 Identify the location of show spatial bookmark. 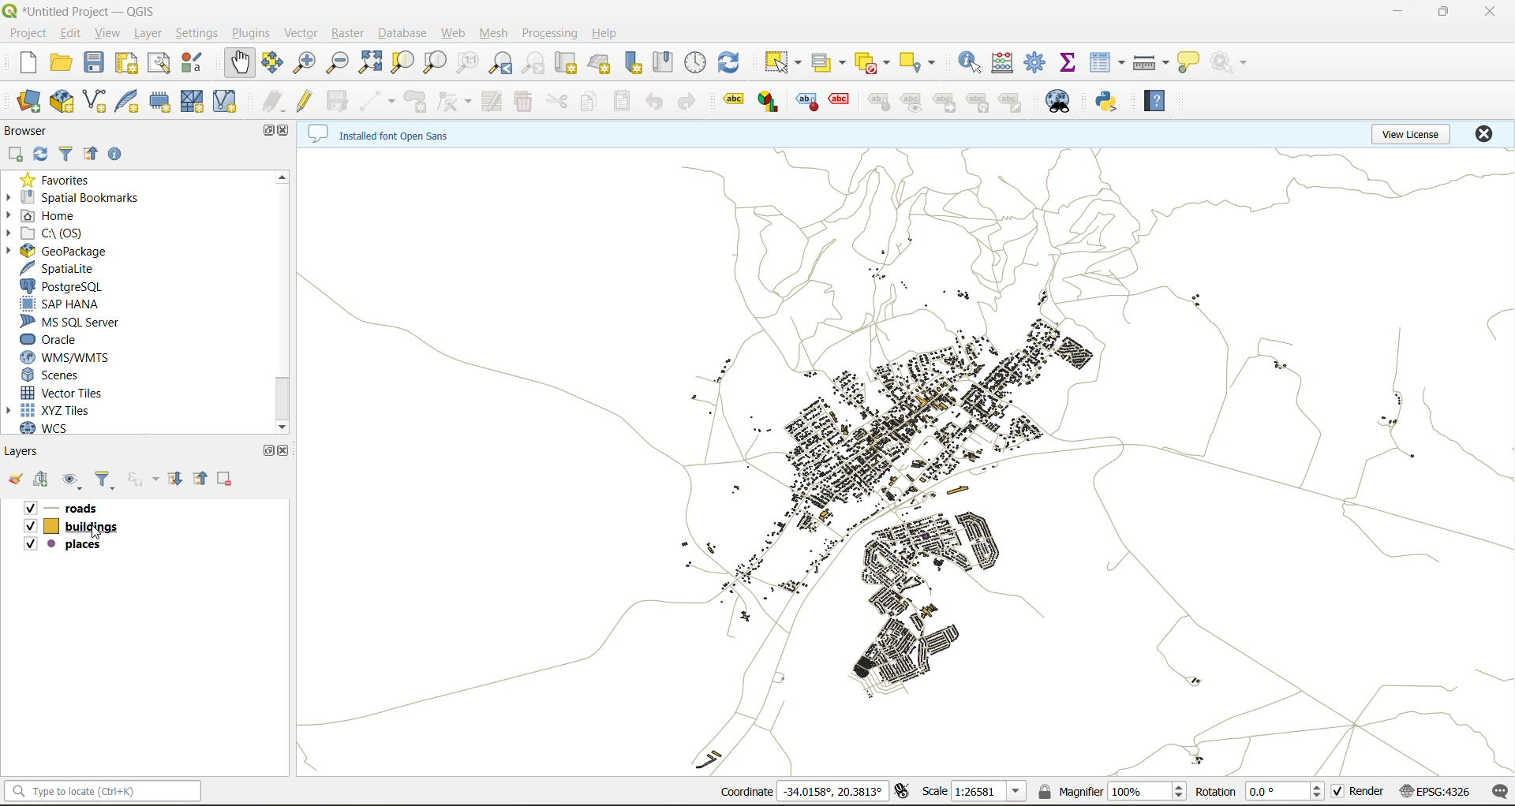
(664, 60).